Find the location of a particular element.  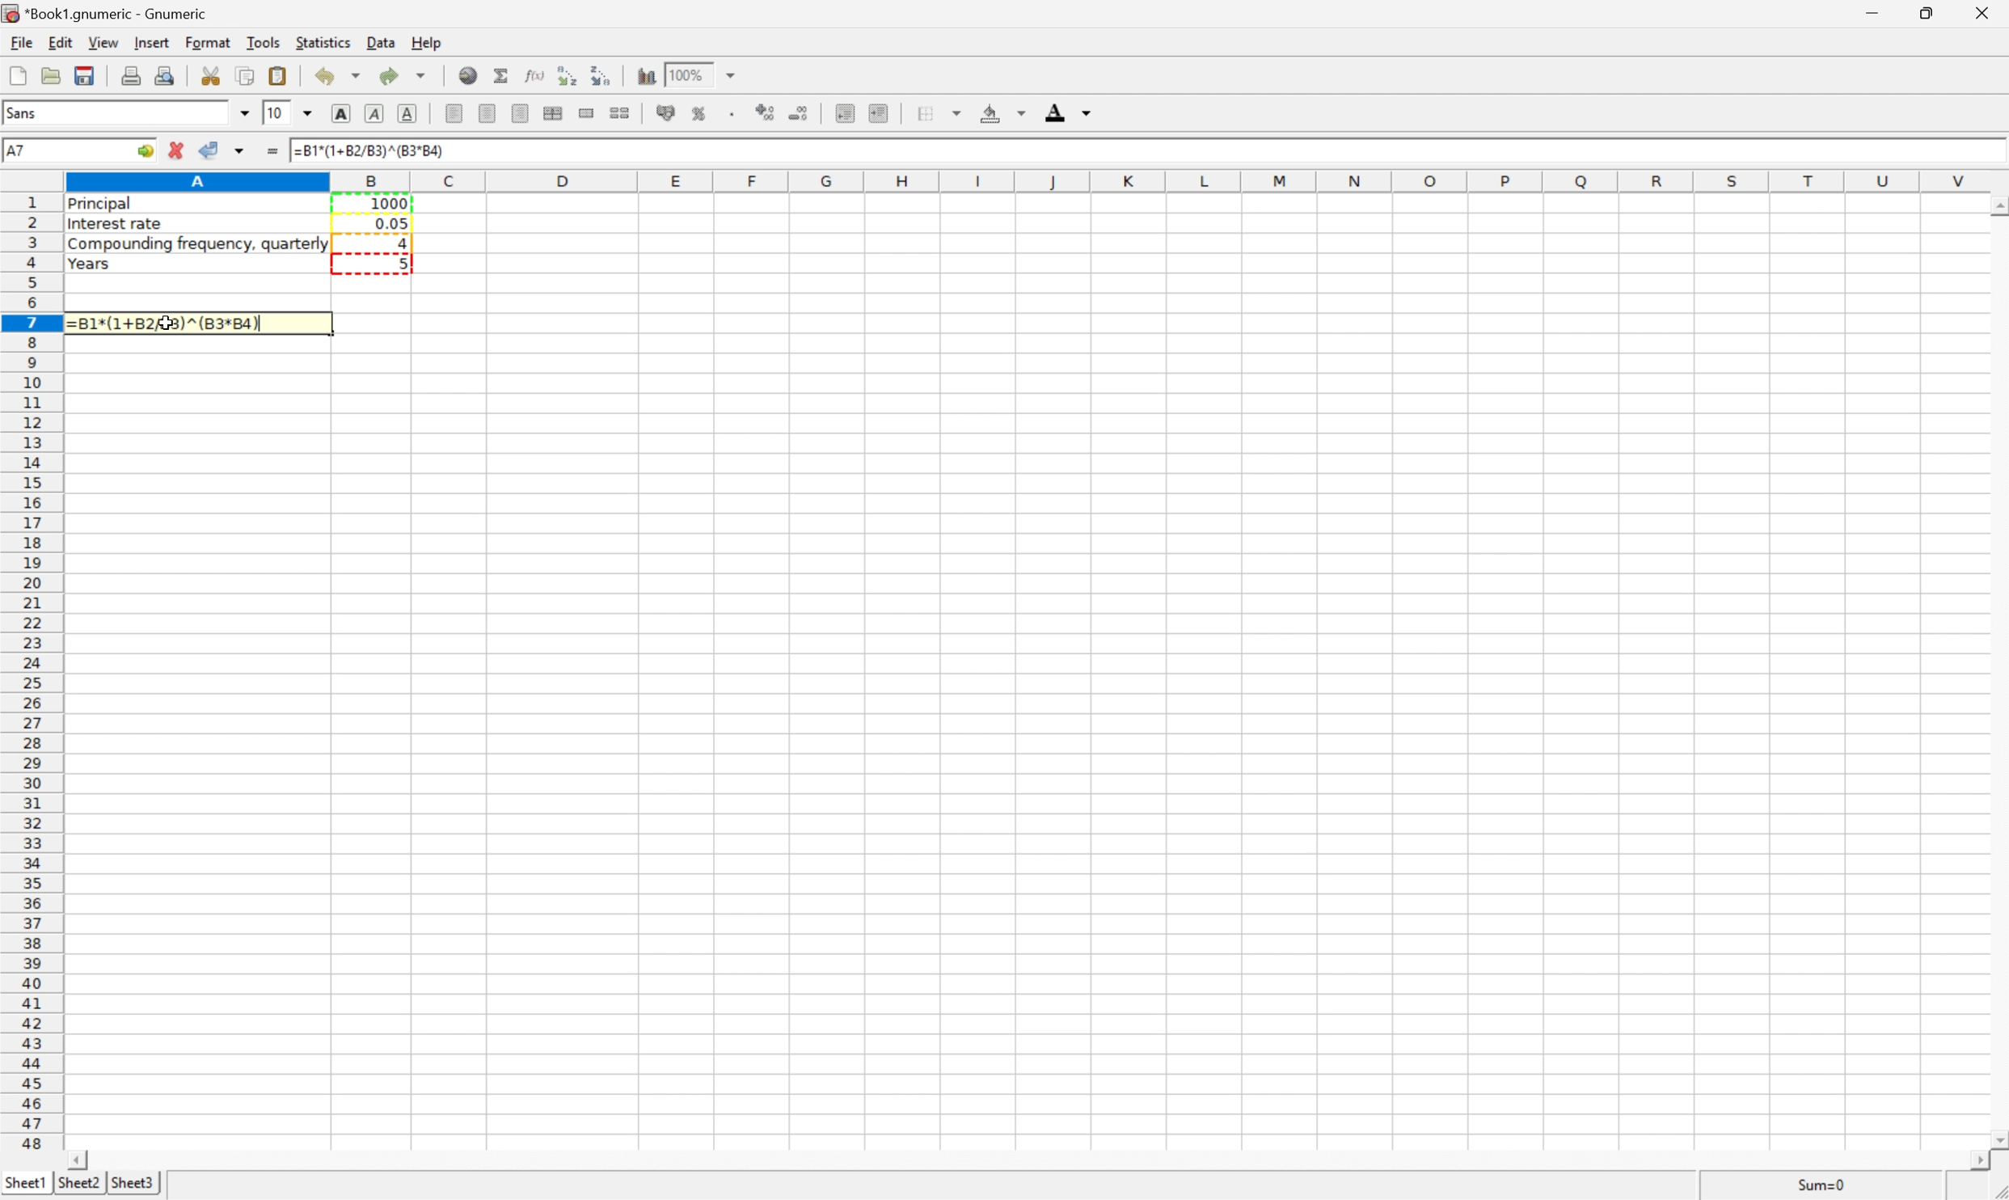

save current workbook is located at coordinates (88, 75).